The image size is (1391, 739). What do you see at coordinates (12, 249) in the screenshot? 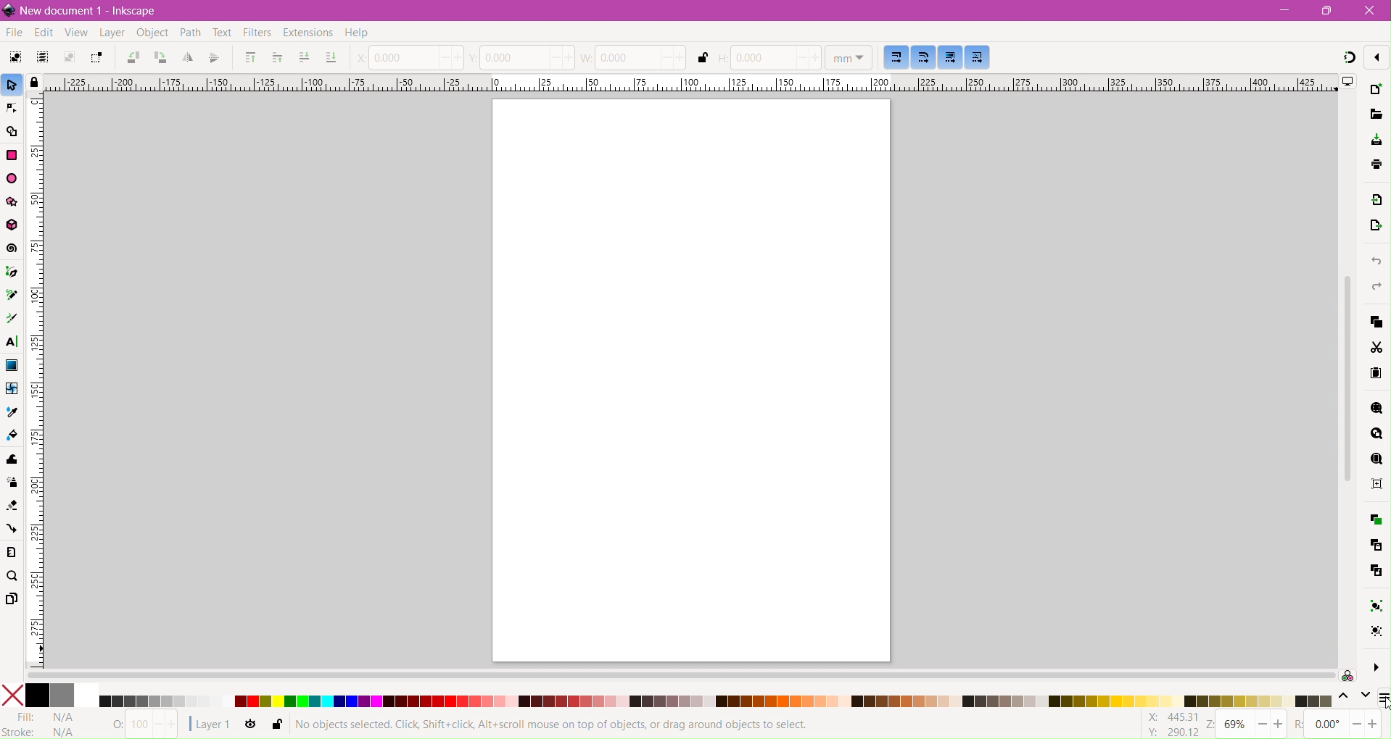
I see `Spiral Tool` at bounding box center [12, 249].